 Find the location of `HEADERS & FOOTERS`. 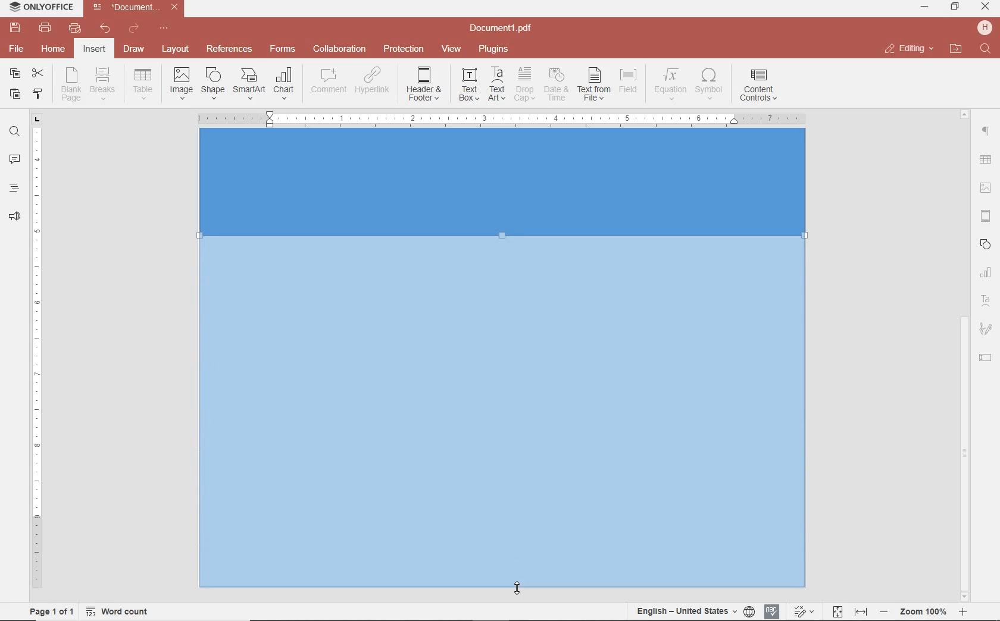

HEADERS & FOOTERS is located at coordinates (986, 217).